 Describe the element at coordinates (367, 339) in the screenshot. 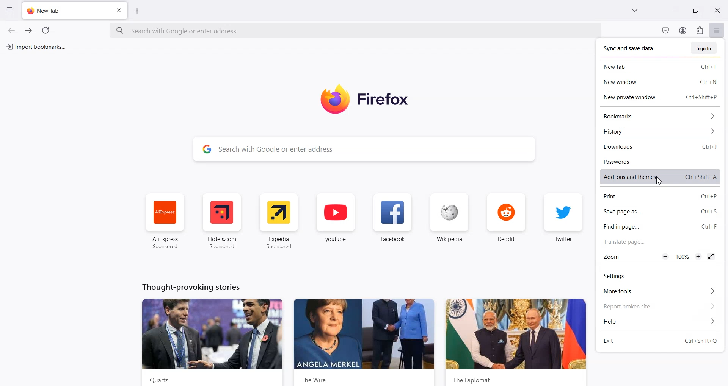

I see `The wire news` at that location.